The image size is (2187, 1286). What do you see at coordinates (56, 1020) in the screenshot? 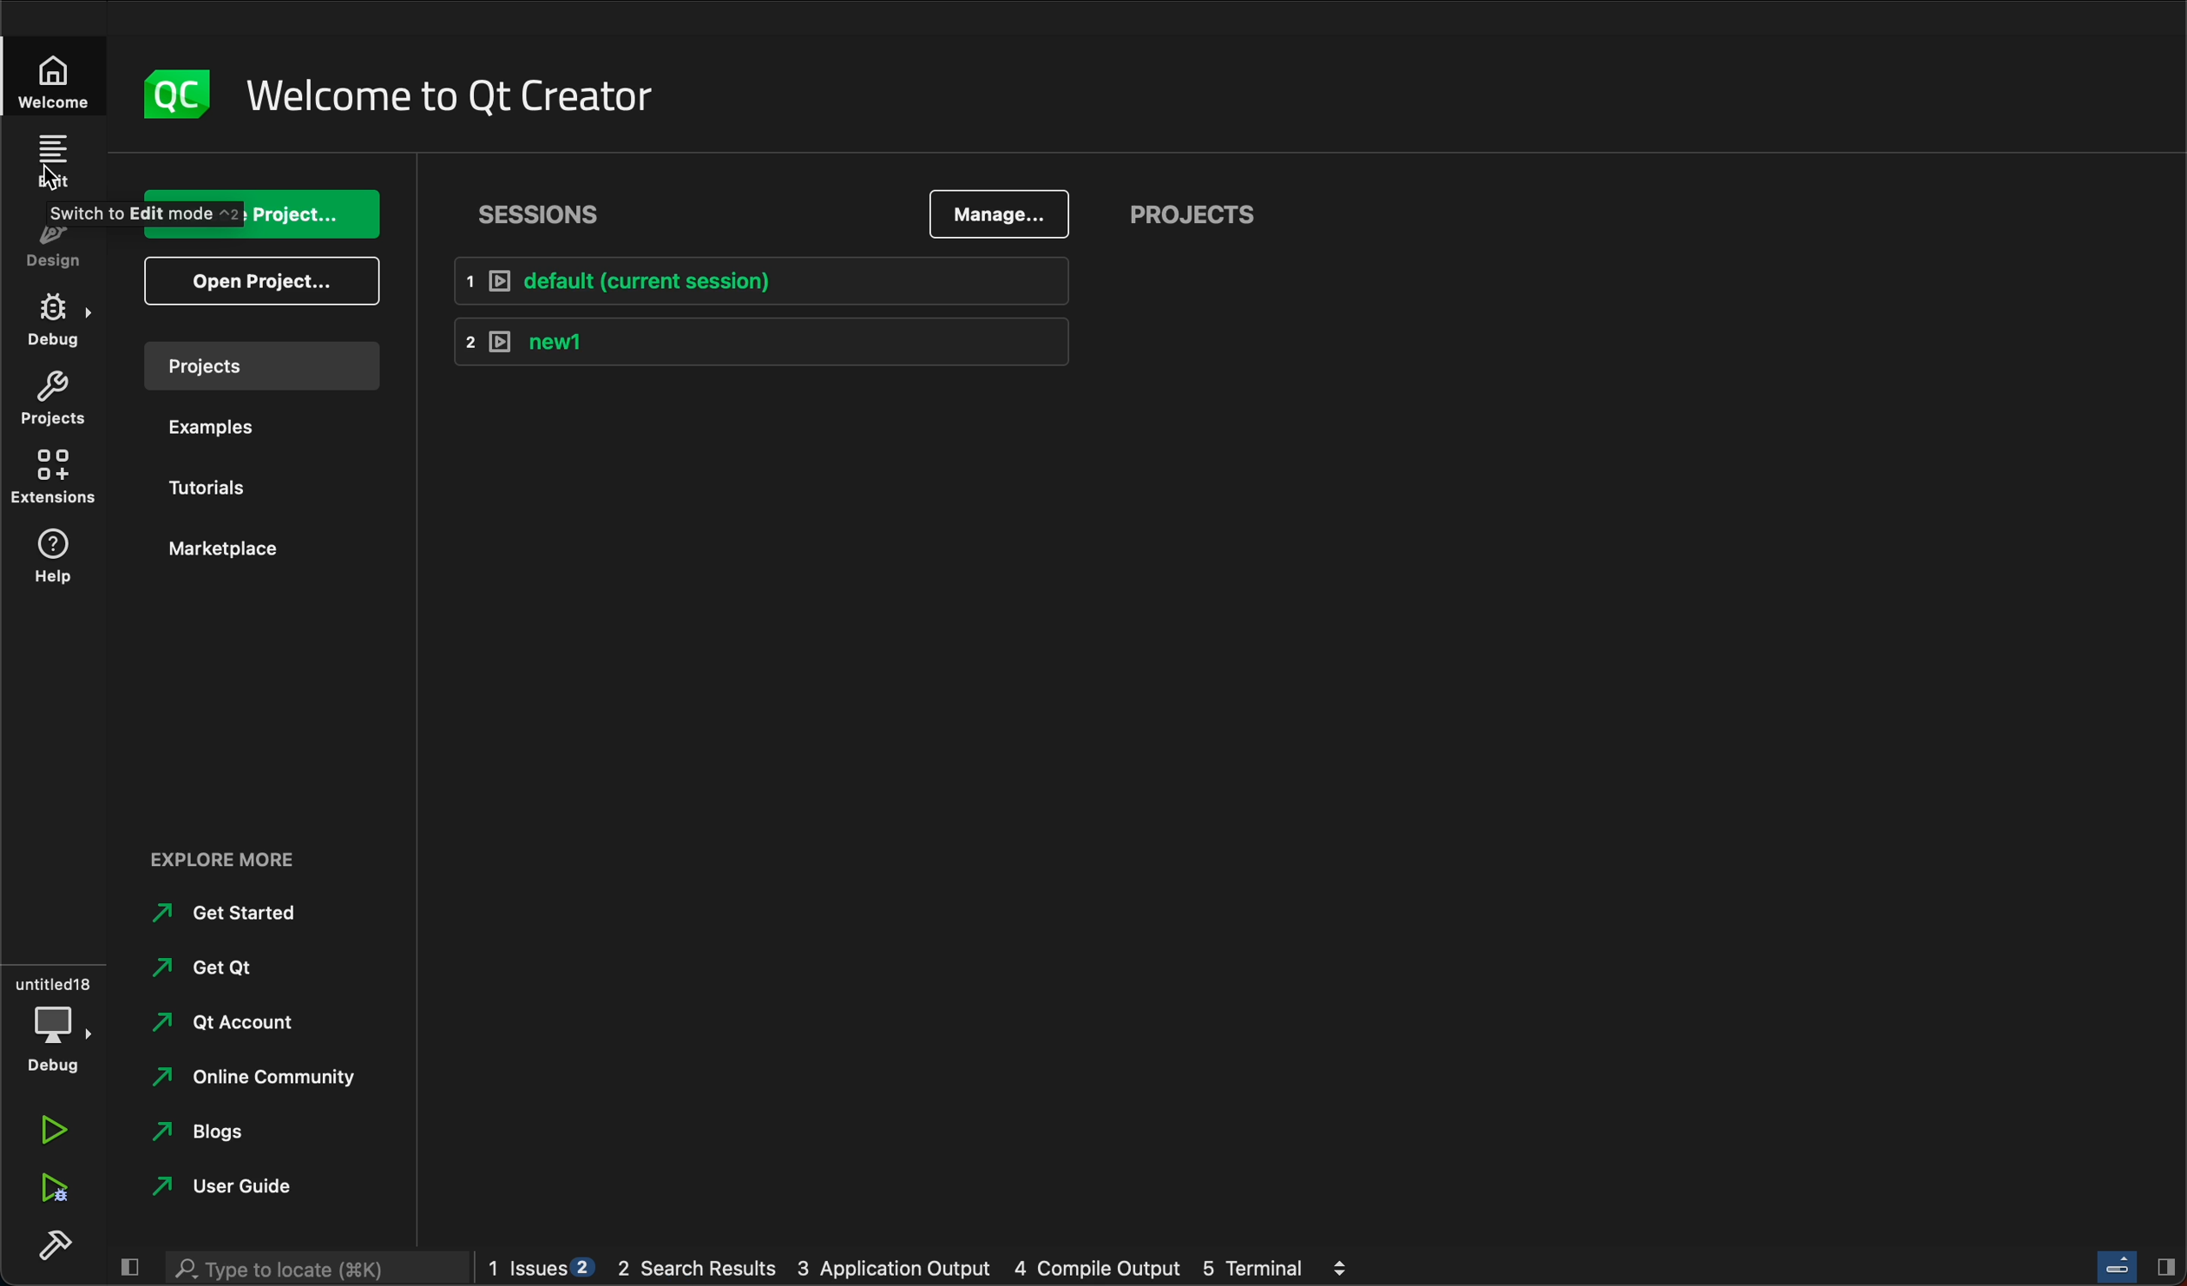
I see `debug` at bounding box center [56, 1020].